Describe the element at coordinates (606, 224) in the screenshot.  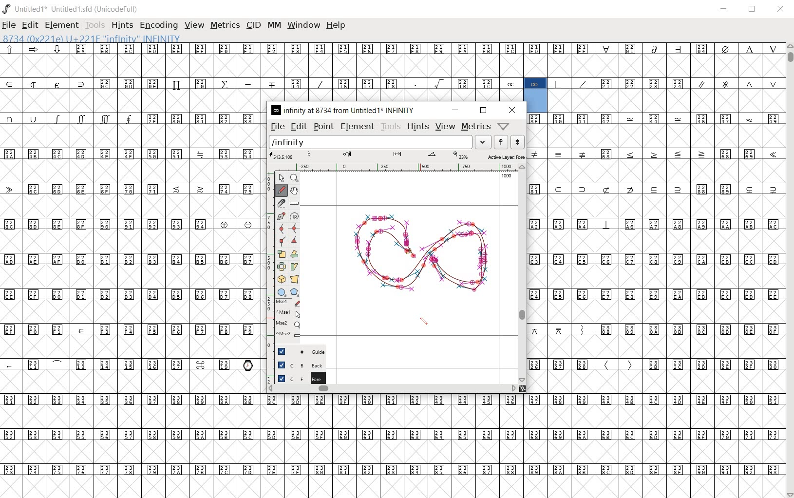
I see `symbol` at that location.